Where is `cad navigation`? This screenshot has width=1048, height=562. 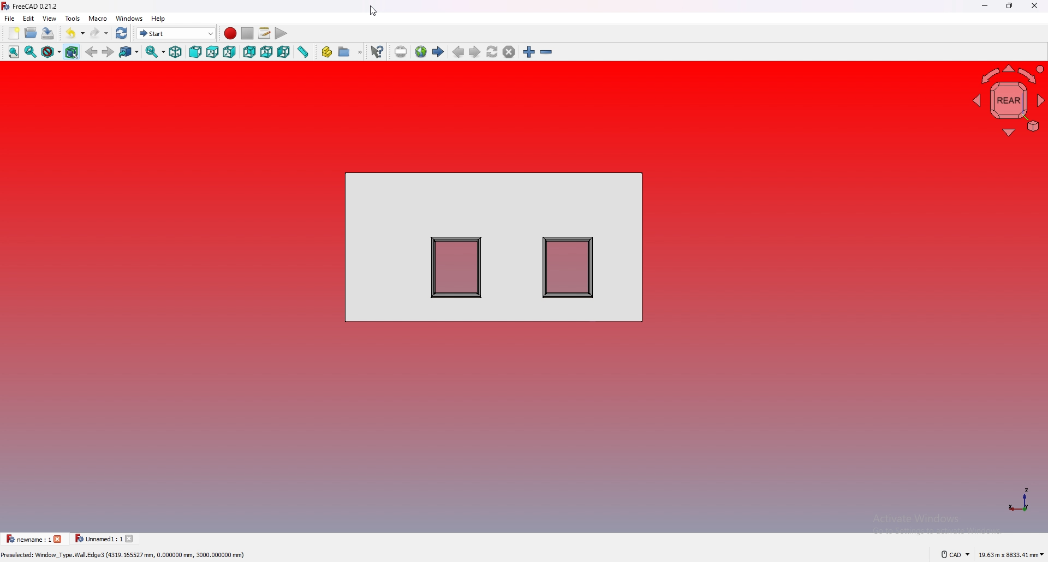
cad navigation is located at coordinates (955, 555).